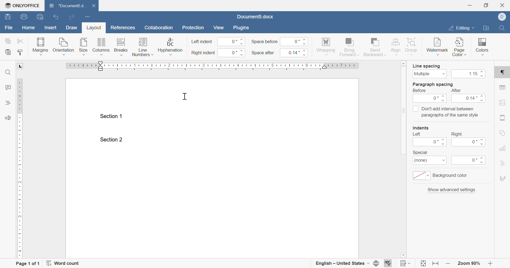 The height and width of the screenshot is (268, 510). I want to click on word count, so click(64, 263).